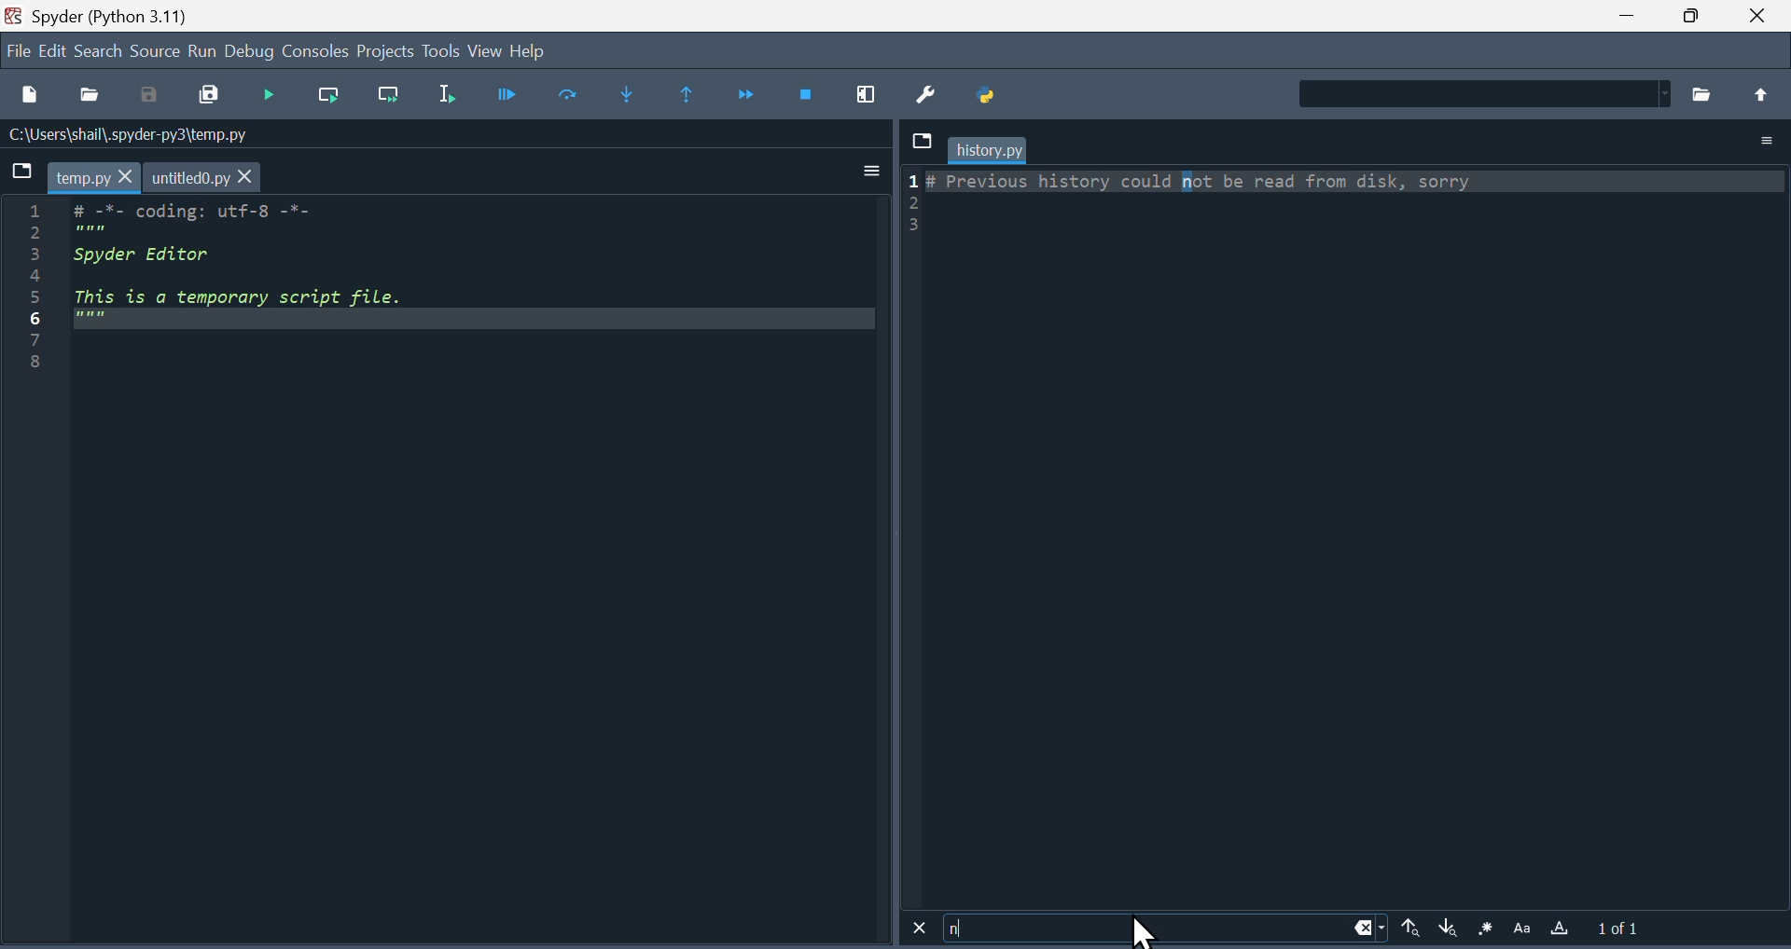 This screenshot has width=1791, height=949. What do you see at coordinates (936, 93) in the screenshot?
I see `Preferences` at bounding box center [936, 93].